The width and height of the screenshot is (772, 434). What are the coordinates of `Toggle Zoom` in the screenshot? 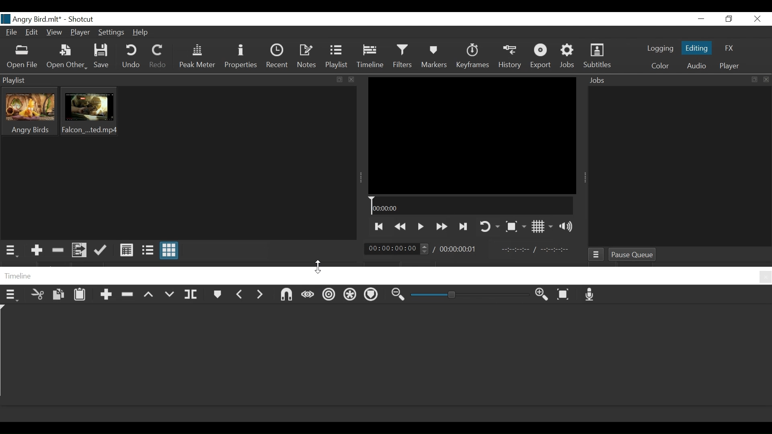 It's located at (515, 228).